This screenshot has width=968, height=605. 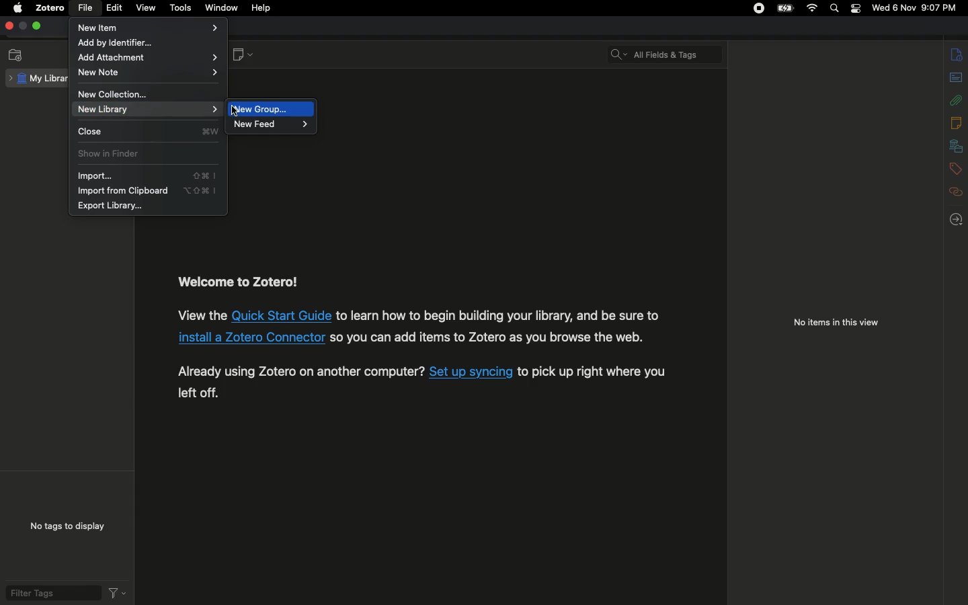 What do you see at coordinates (957, 192) in the screenshot?
I see `Related` at bounding box center [957, 192].